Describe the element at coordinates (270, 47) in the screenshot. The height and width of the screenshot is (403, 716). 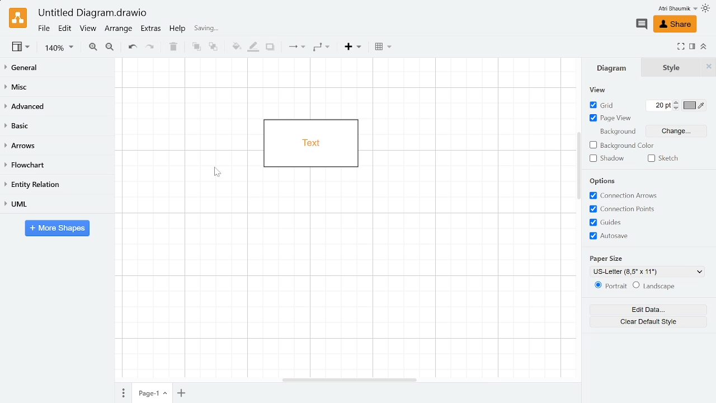
I see `Shadow` at that location.